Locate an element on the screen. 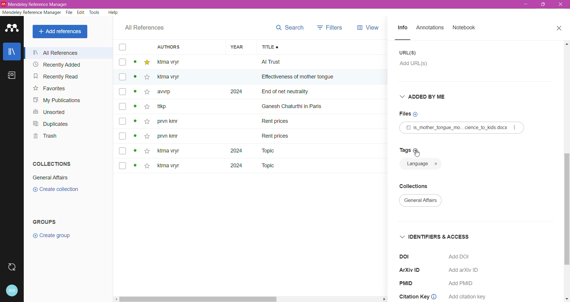 The height and width of the screenshot is (302, 570). Application Logo is located at coordinates (12, 29).